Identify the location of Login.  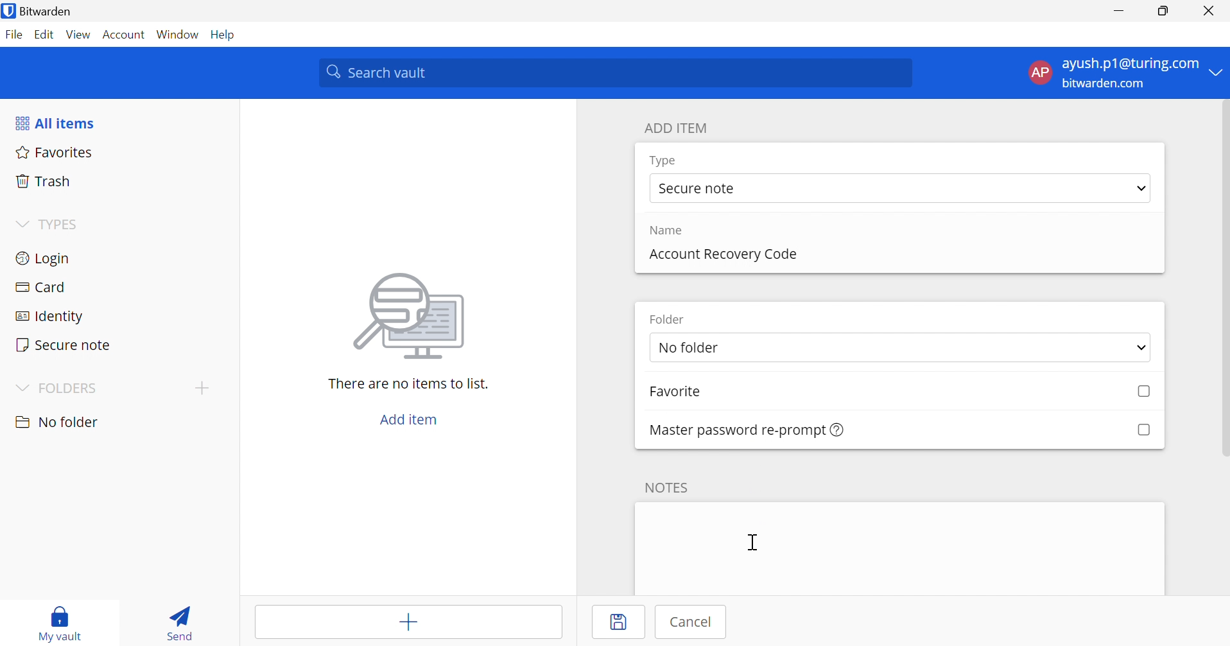
(42, 260).